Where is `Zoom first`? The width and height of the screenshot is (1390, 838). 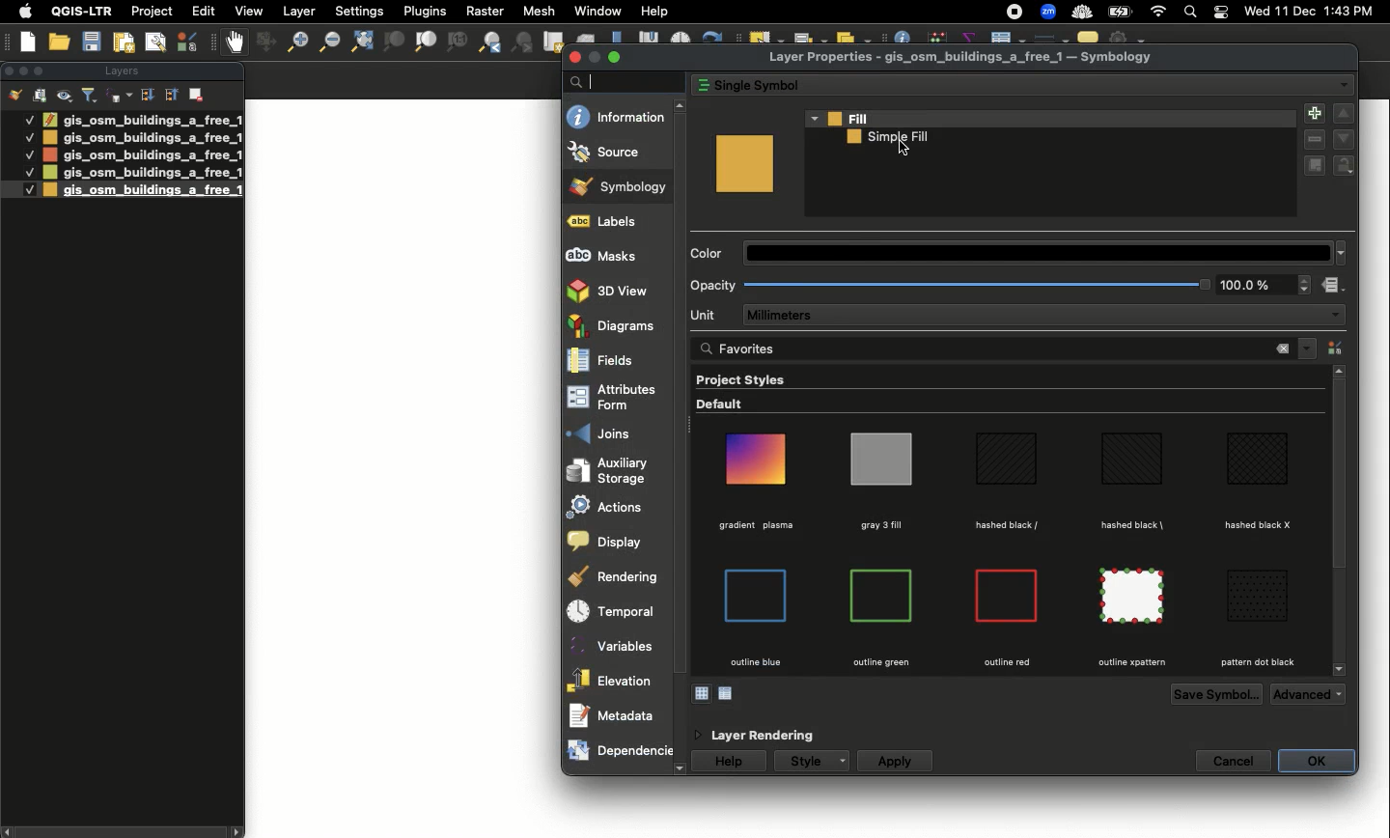
Zoom first is located at coordinates (523, 43).